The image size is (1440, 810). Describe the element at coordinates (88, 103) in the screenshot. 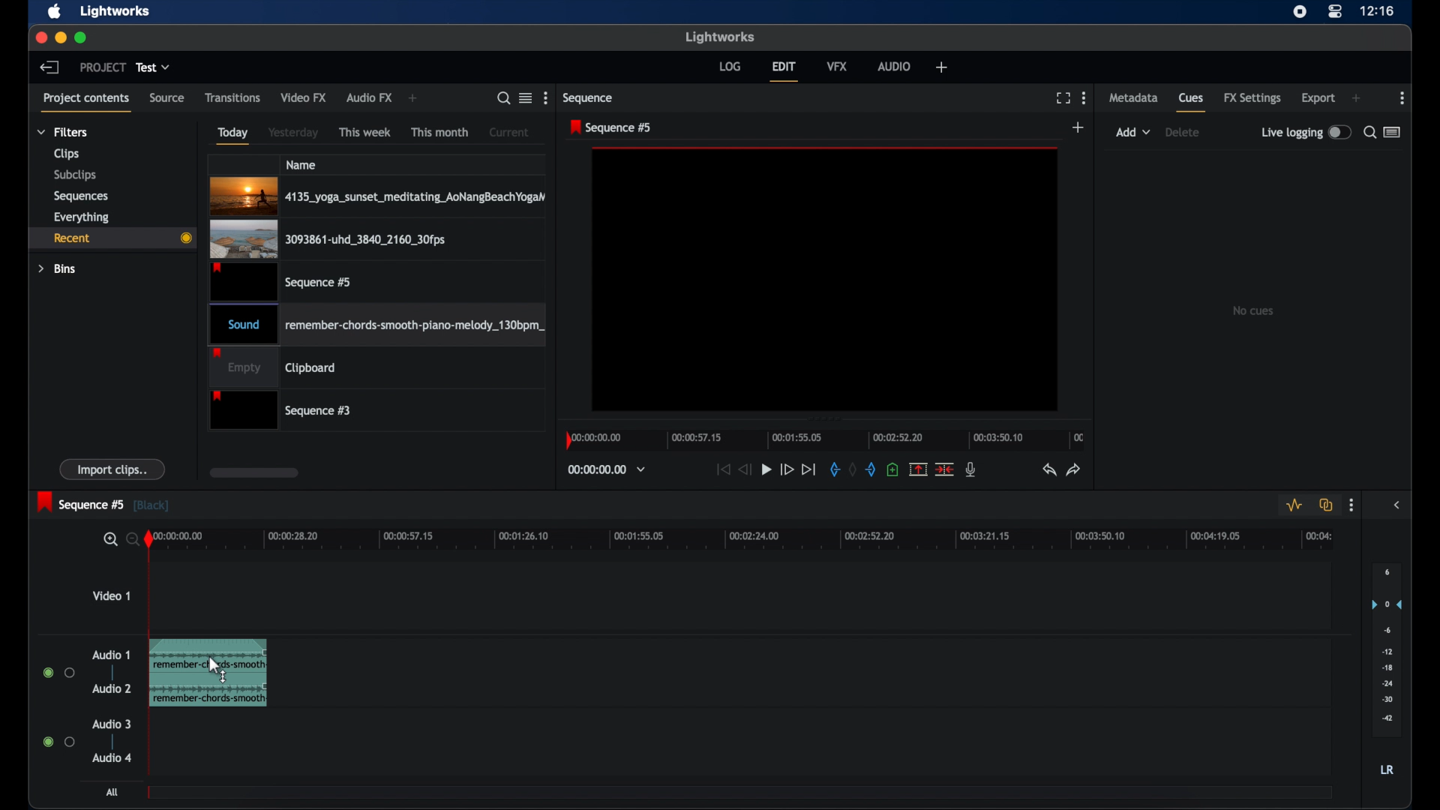

I see `project contents` at that location.